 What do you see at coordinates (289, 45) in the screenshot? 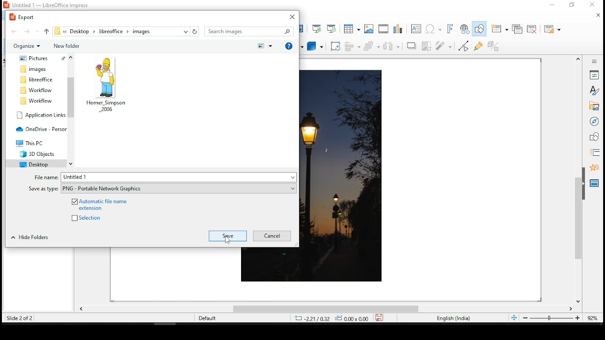
I see `get help` at bounding box center [289, 45].